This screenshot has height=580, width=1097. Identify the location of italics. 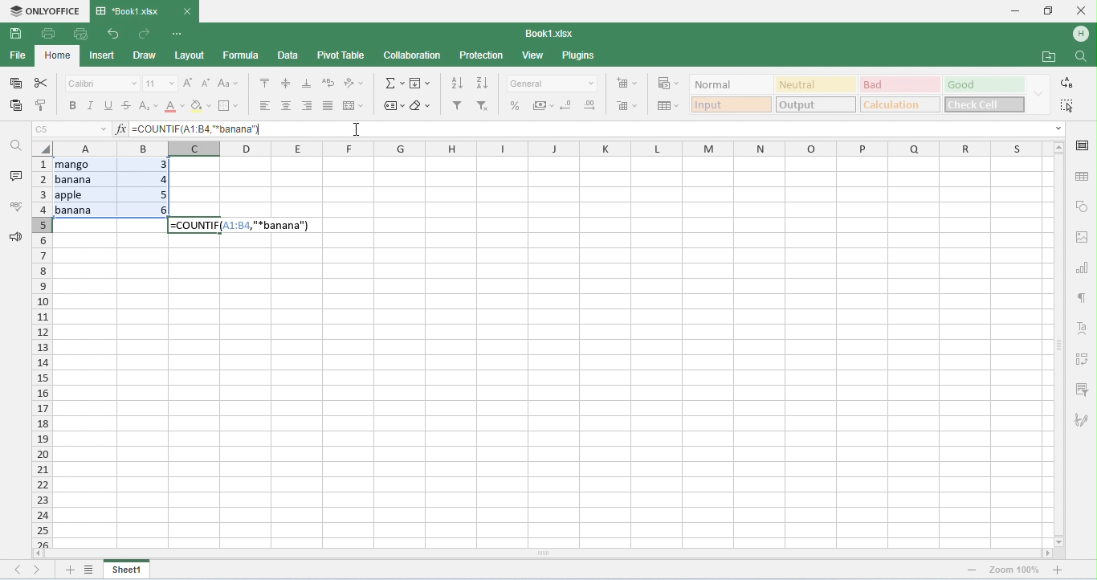
(89, 106).